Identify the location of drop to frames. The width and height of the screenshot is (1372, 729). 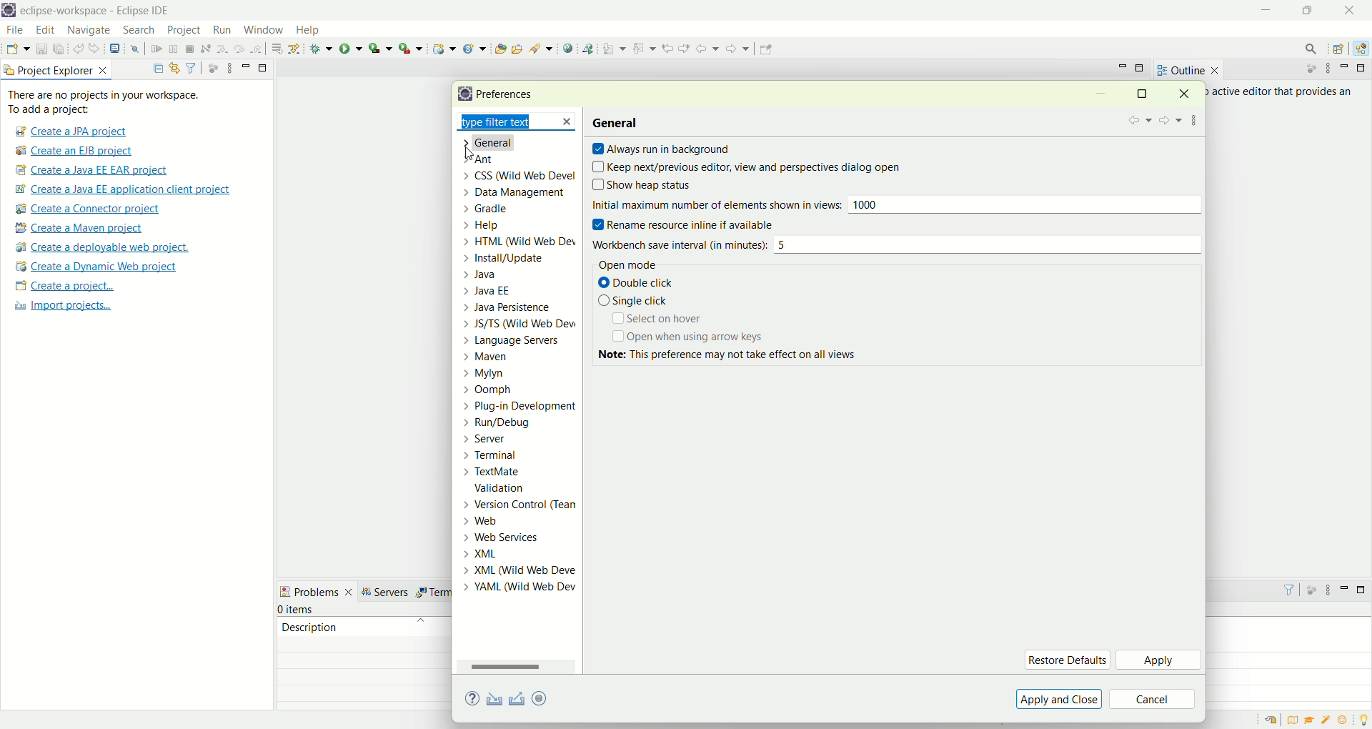
(278, 49).